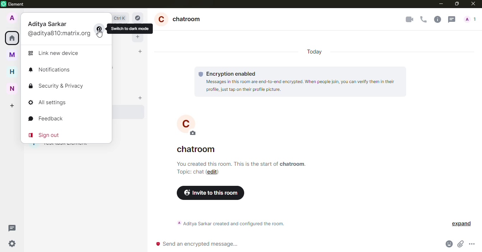 This screenshot has width=482, height=252. What do you see at coordinates (447, 245) in the screenshot?
I see `emoji` at bounding box center [447, 245].